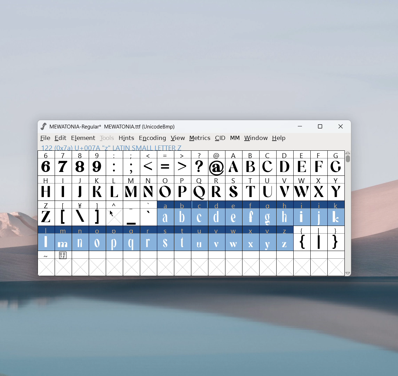 This screenshot has height=376, width=398. I want to click on Y, so click(336, 188).